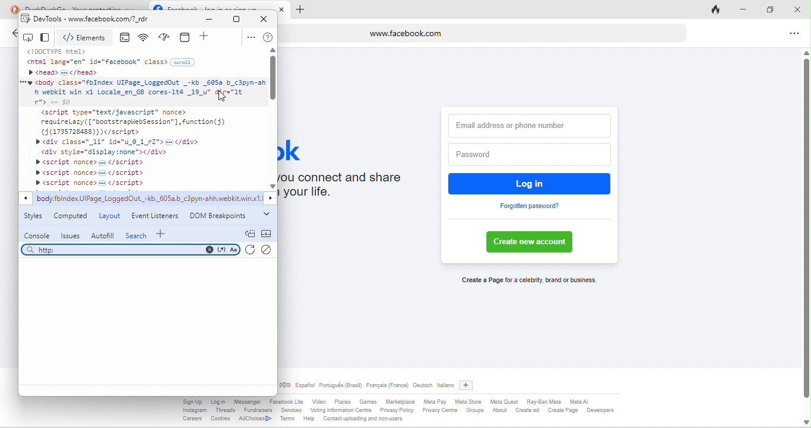 The width and height of the screenshot is (811, 428). I want to click on dropdown, so click(266, 215).